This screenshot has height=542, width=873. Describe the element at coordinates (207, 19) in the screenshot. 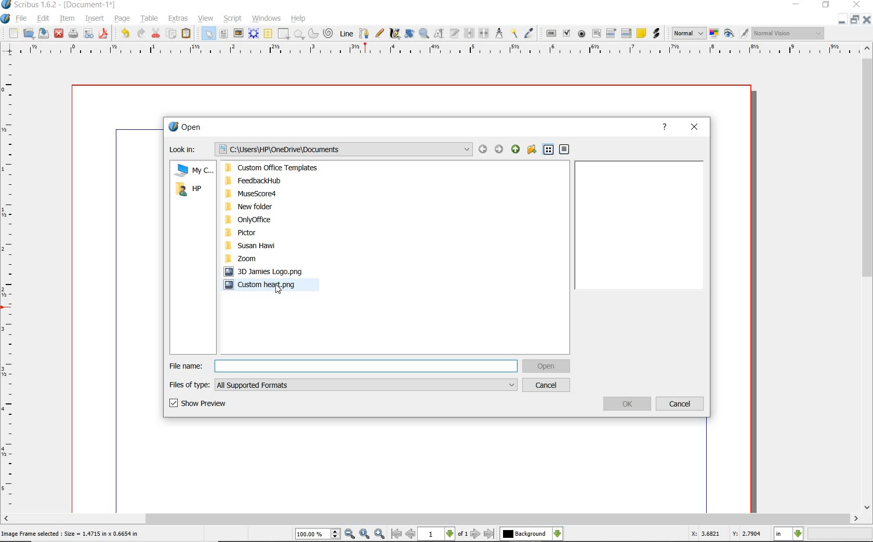

I see `view ` at that location.